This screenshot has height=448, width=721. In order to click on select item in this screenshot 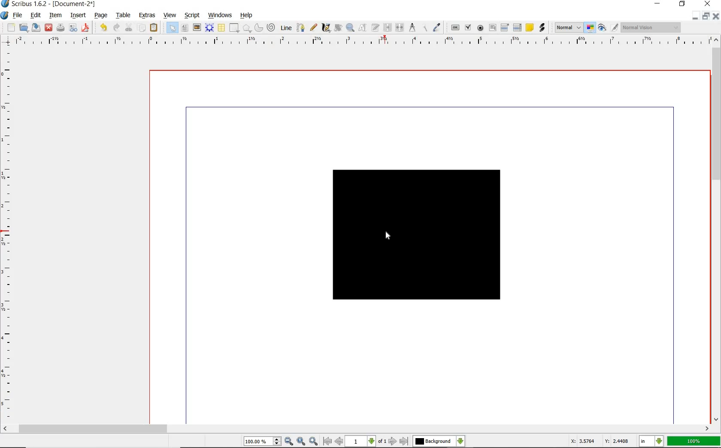, I will do `click(170, 28)`.